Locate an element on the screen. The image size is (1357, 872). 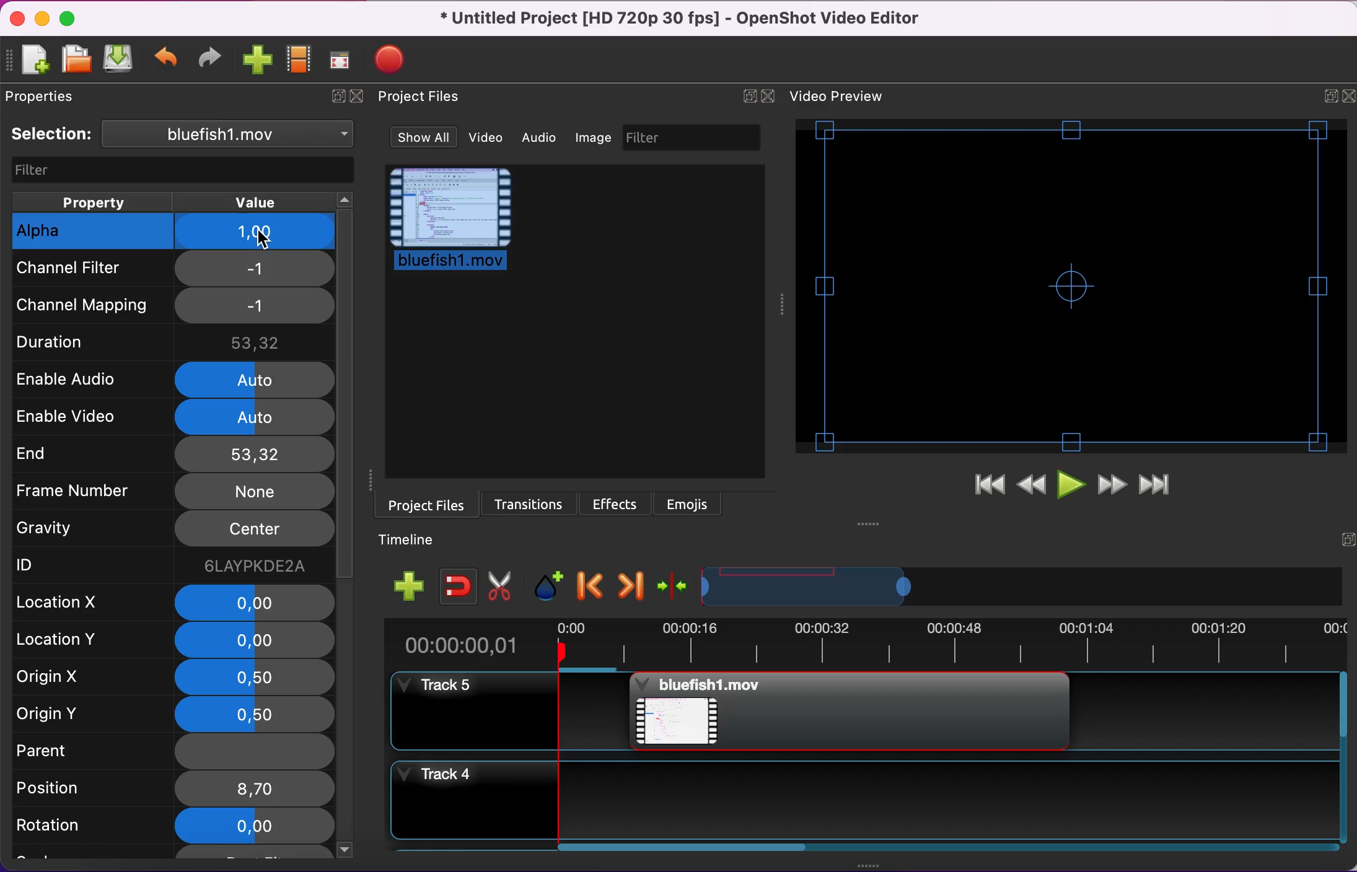
0 is located at coordinates (255, 602).